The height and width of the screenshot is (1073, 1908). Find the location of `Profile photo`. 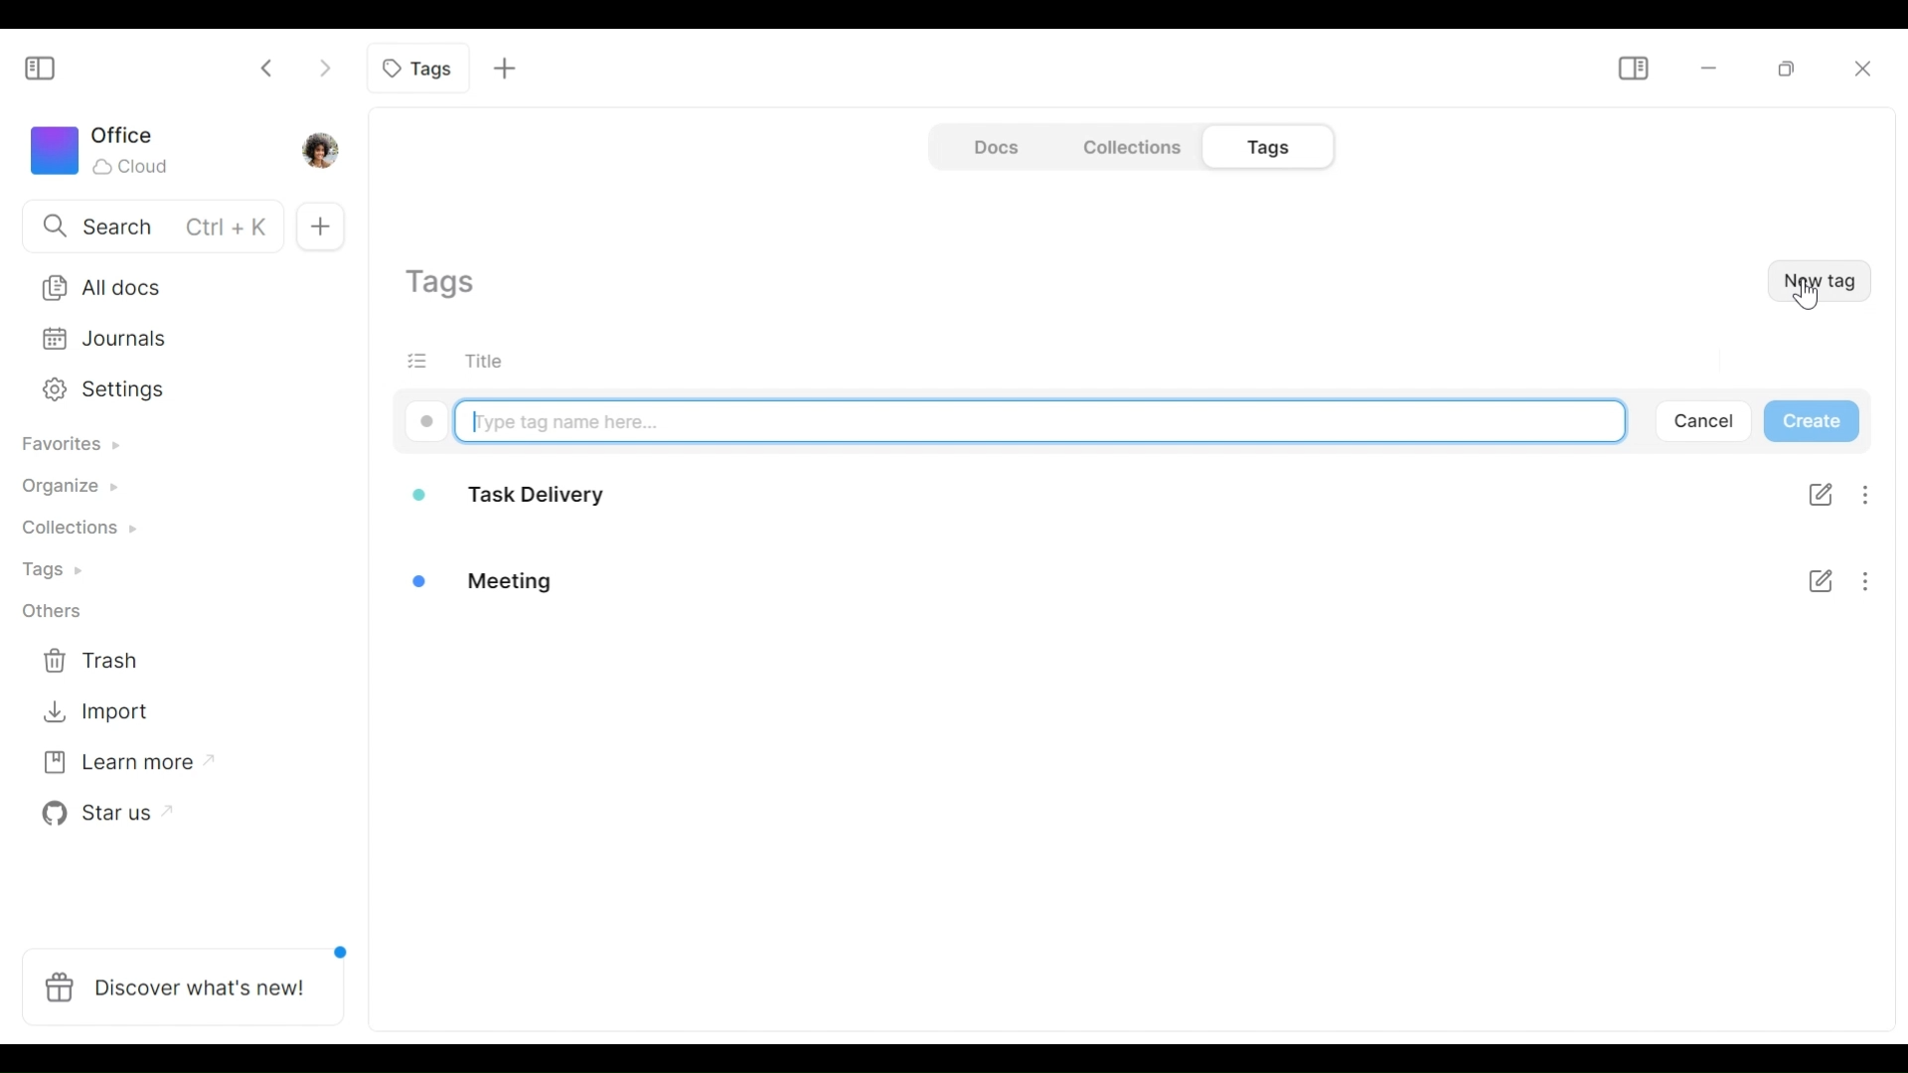

Profile photo is located at coordinates (317, 149).